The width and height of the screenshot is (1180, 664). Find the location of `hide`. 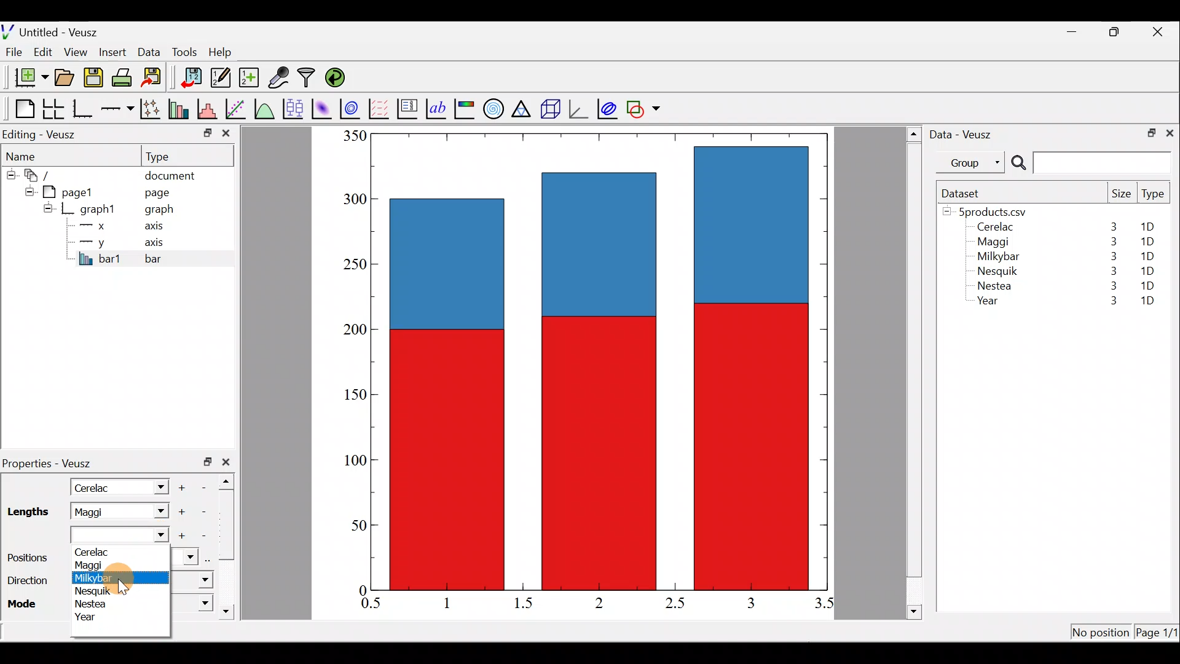

hide is located at coordinates (27, 190).